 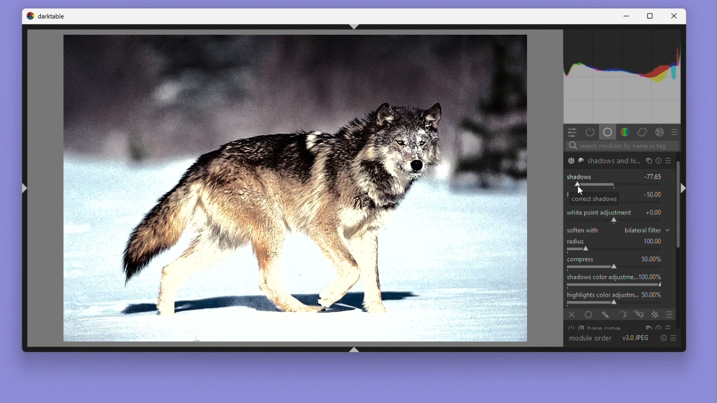 What do you see at coordinates (624, 132) in the screenshot?
I see `Colours` at bounding box center [624, 132].